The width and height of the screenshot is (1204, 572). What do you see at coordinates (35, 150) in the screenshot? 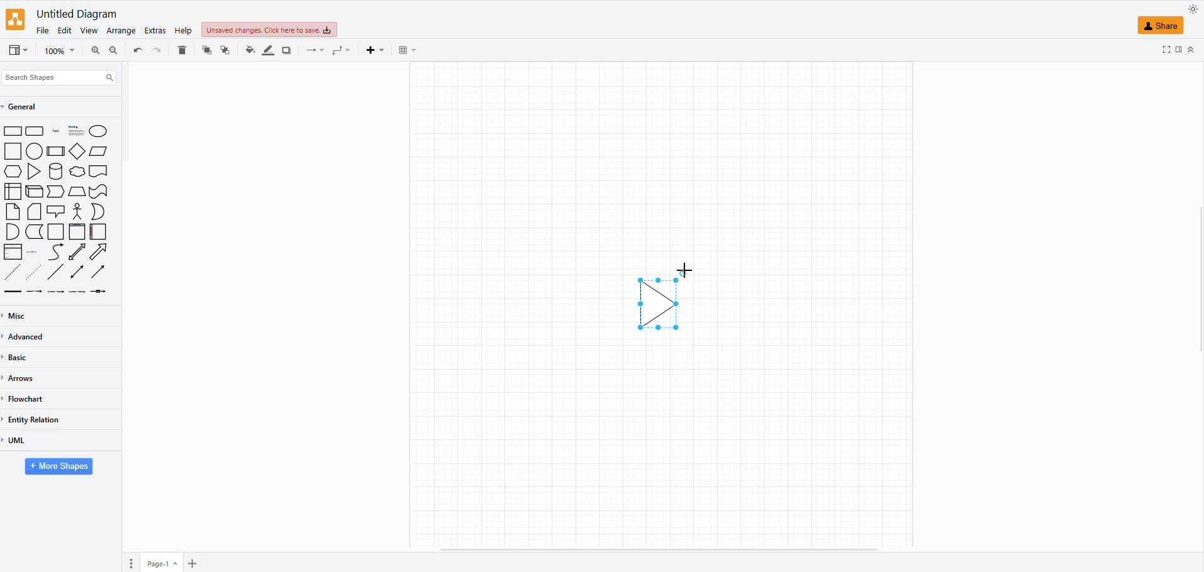
I see `Oval` at bounding box center [35, 150].